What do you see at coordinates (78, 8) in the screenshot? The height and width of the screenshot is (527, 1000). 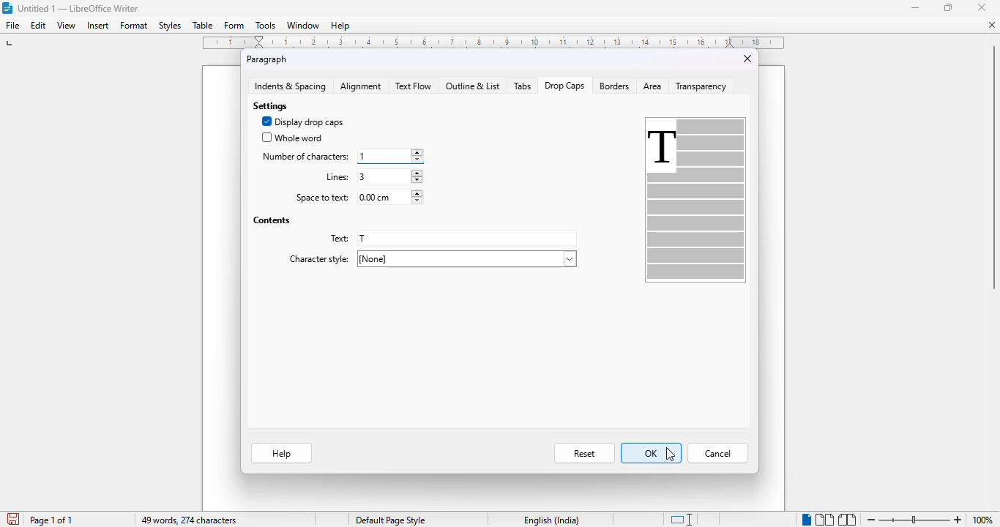 I see `title` at bounding box center [78, 8].